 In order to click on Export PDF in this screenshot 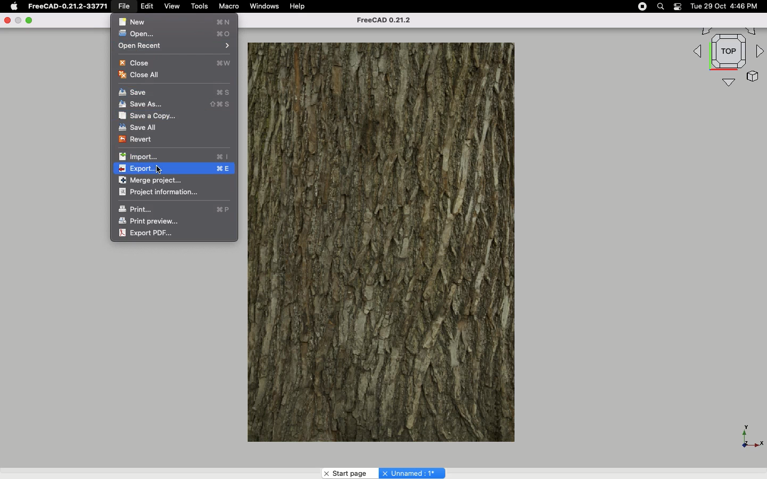, I will do `click(148, 234)`.